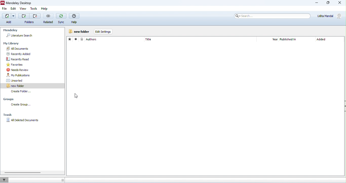  What do you see at coordinates (20, 35) in the screenshot?
I see `literature search` at bounding box center [20, 35].